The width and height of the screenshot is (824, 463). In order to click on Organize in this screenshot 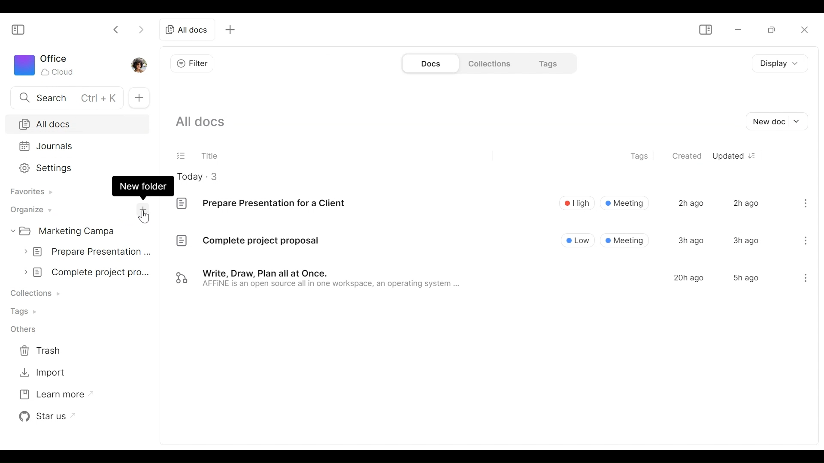, I will do `click(30, 209)`.